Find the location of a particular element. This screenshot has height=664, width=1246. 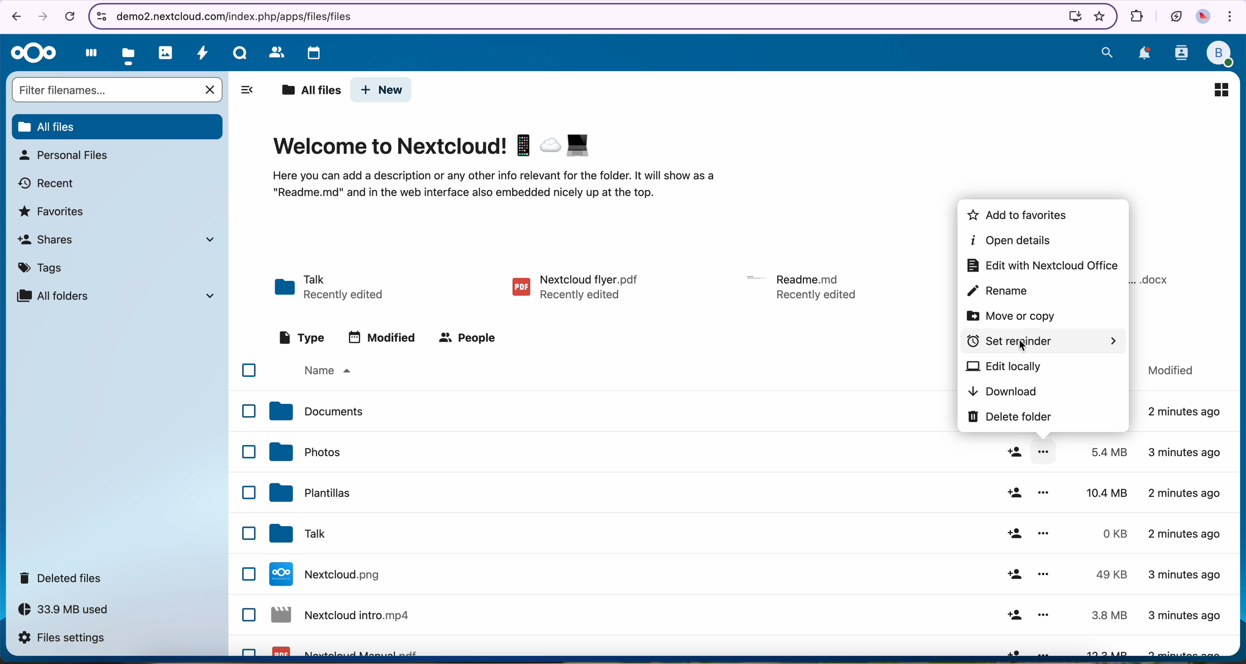

documents is located at coordinates (318, 412).